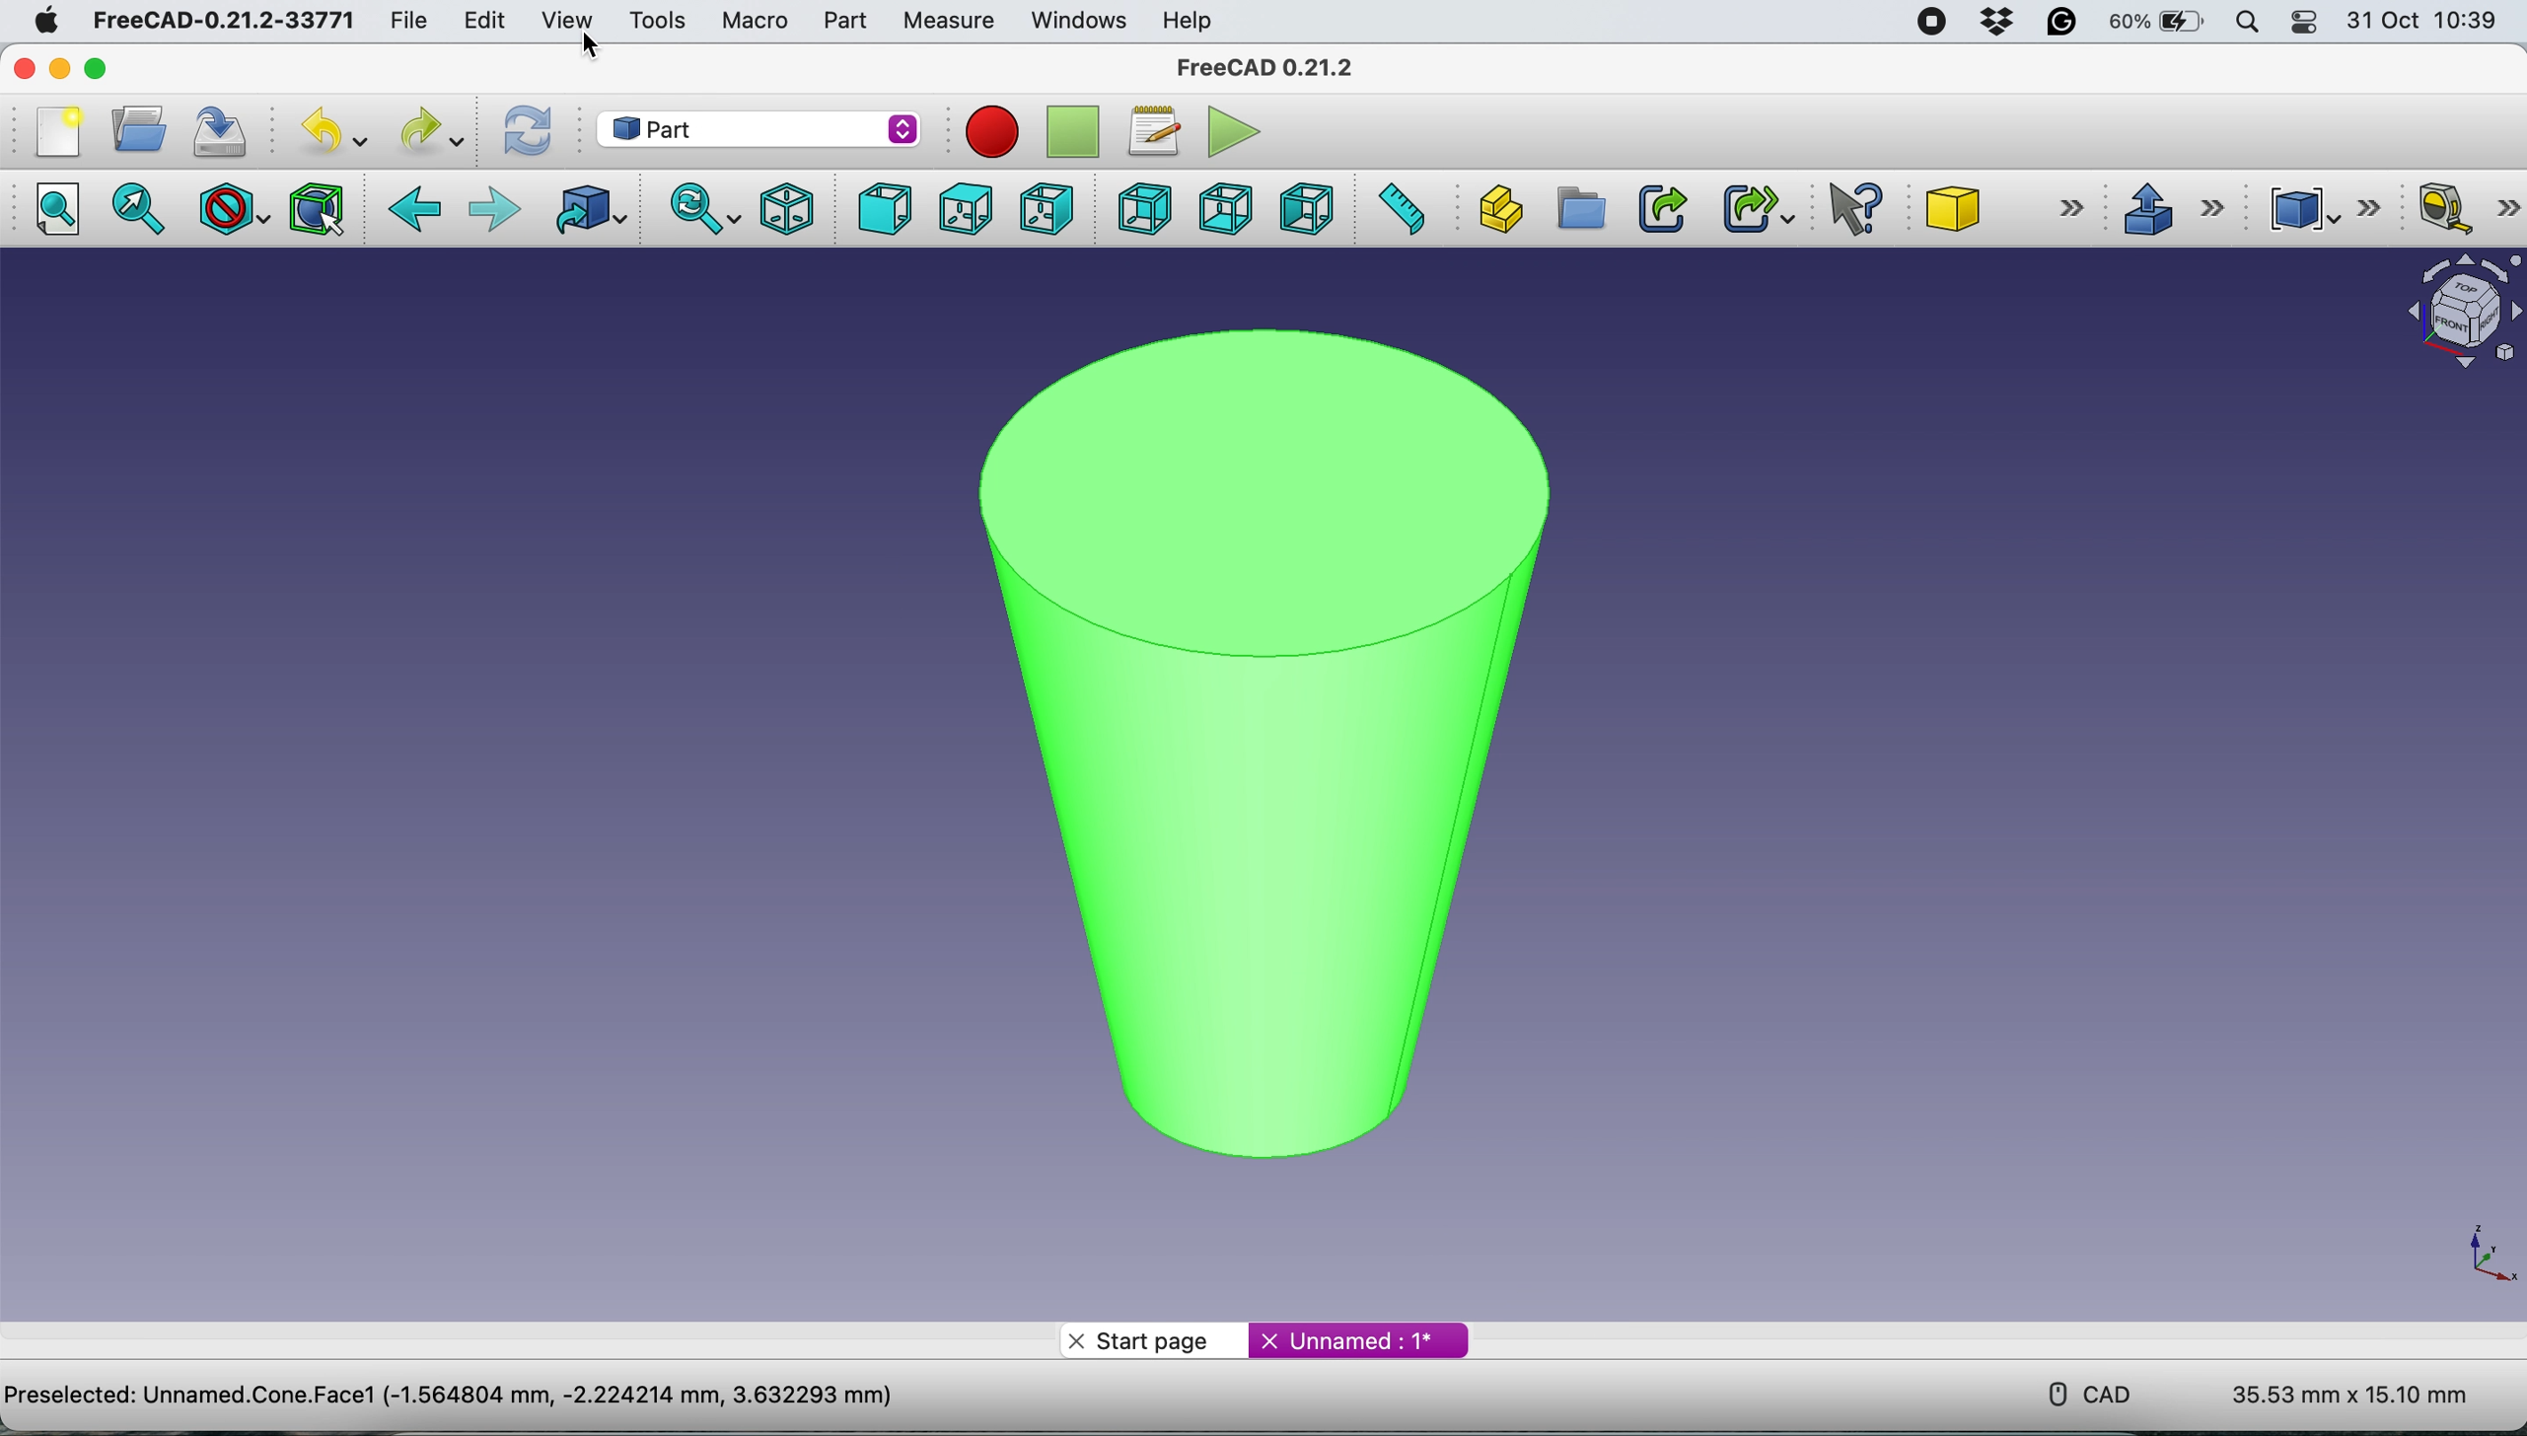 The width and height of the screenshot is (2527, 1436). Describe the element at coordinates (493, 210) in the screenshot. I see `forward` at that location.